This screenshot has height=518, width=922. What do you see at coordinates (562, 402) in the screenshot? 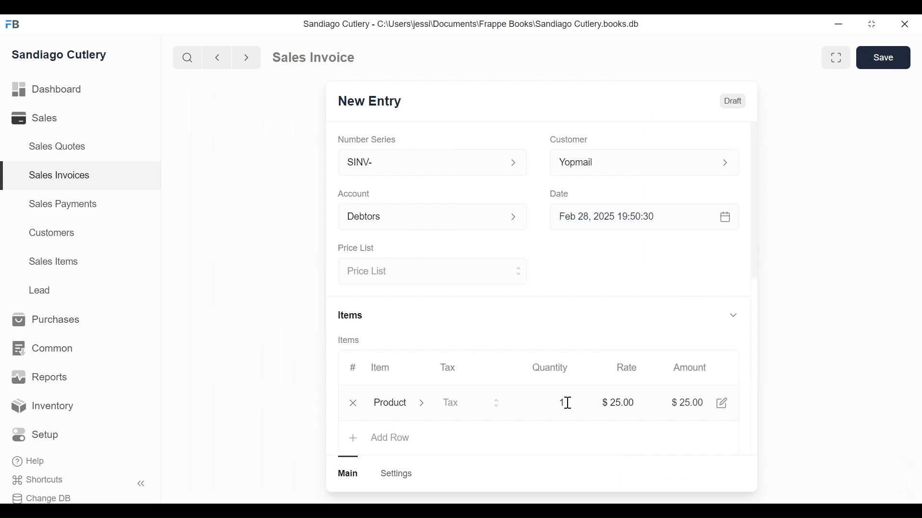
I see `1 ` at bounding box center [562, 402].